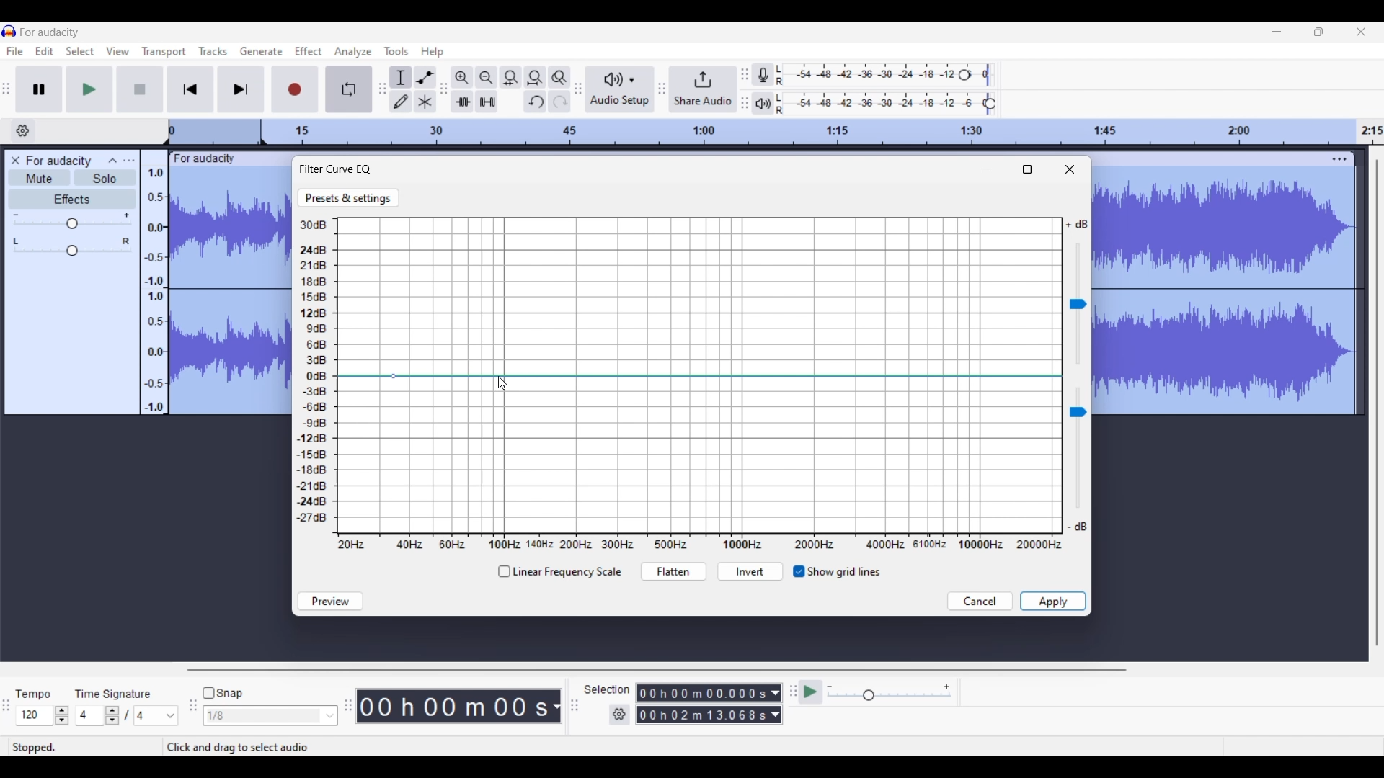 This screenshot has width=1384, height=778. Describe the element at coordinates (16, 215) in the screenshot. I see `Min. gain` at that location.